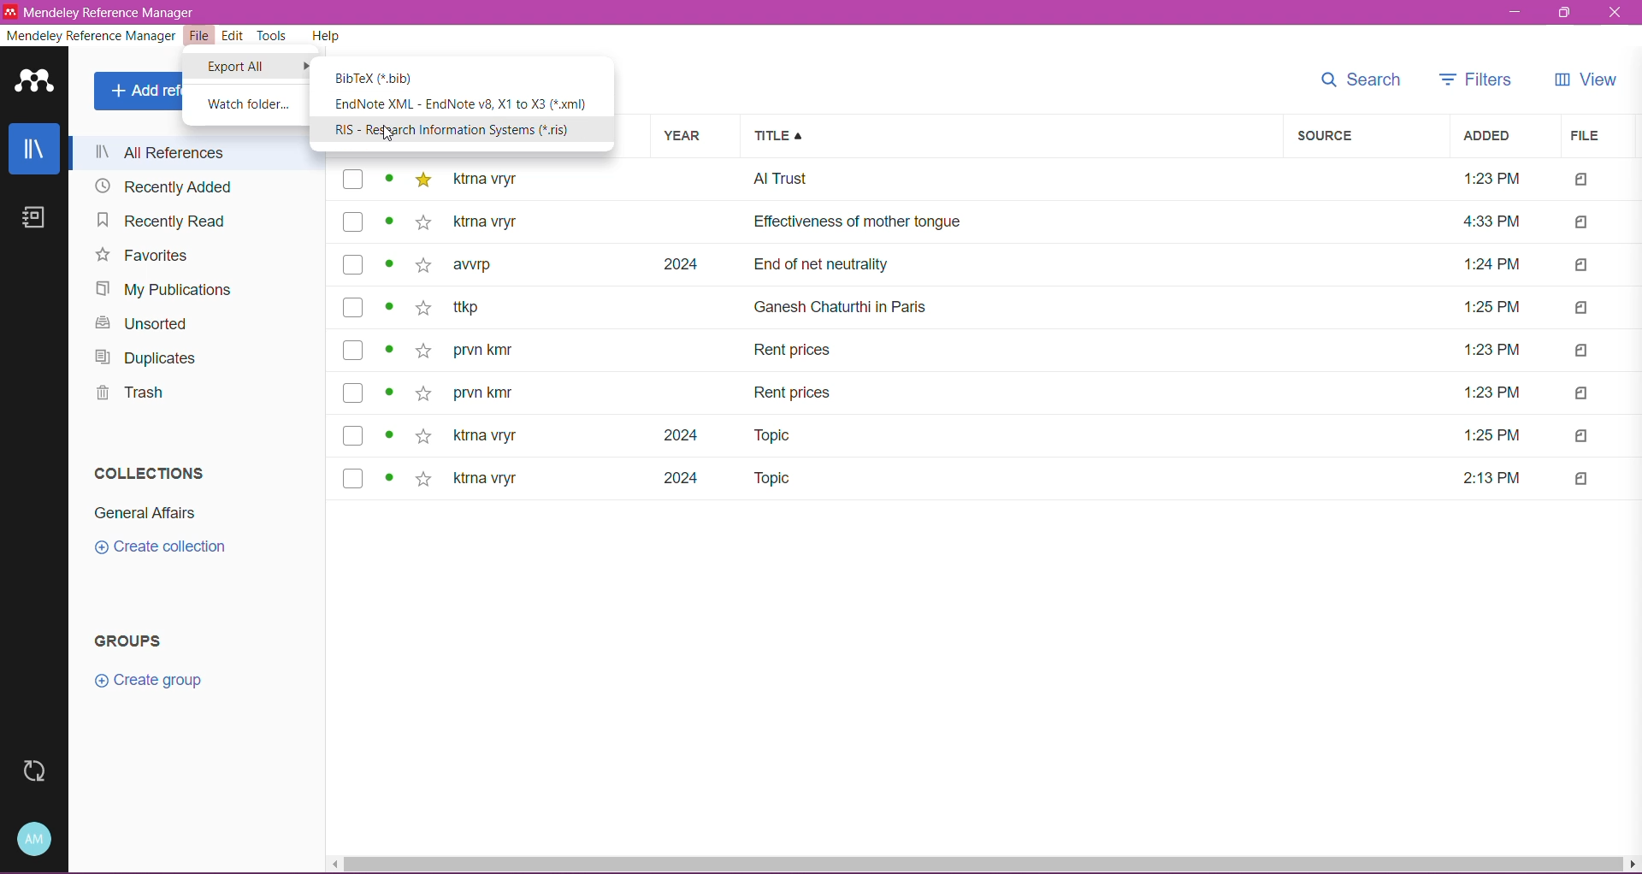  I want to click on Recently Read, so click(157, 220).